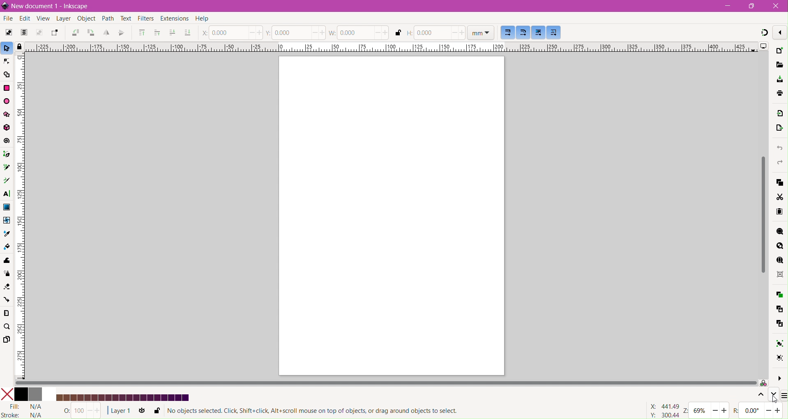 The image size is (788, 419). I want to click on Move gradients along with the objects, so click(538, 32).